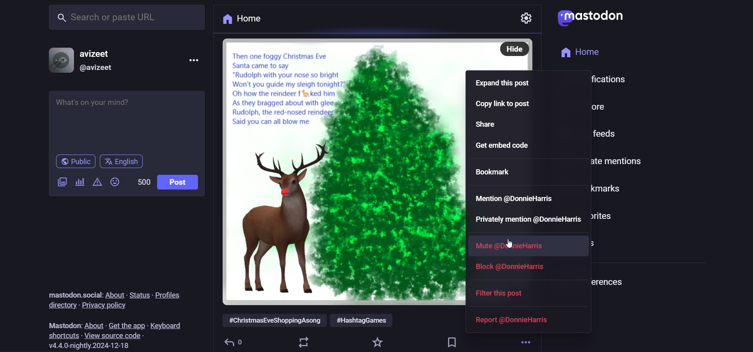 Image resolution: width=753 pixels, height=352 pixels. Describe the element at coordinates (452, 342) in the screenshot. I see `bookmark` at that location.